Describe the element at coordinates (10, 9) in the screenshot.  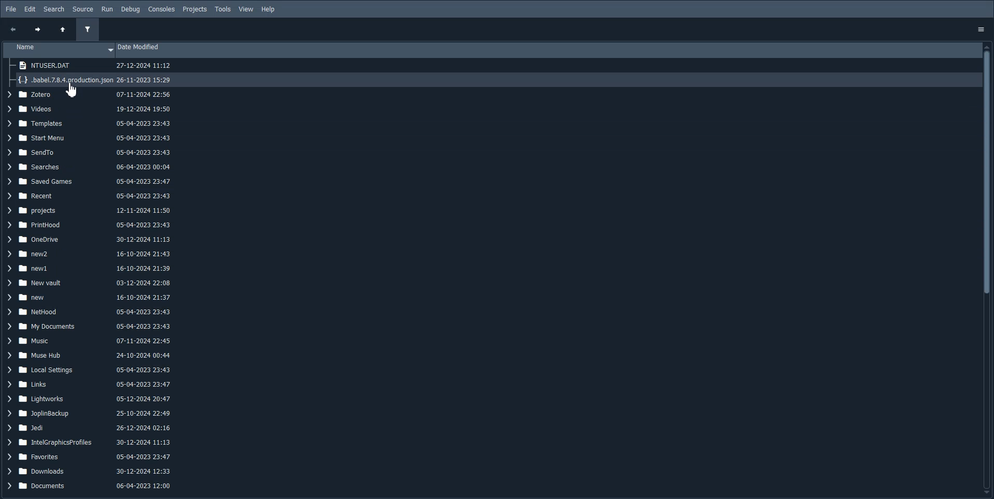
I see `File` at that location.